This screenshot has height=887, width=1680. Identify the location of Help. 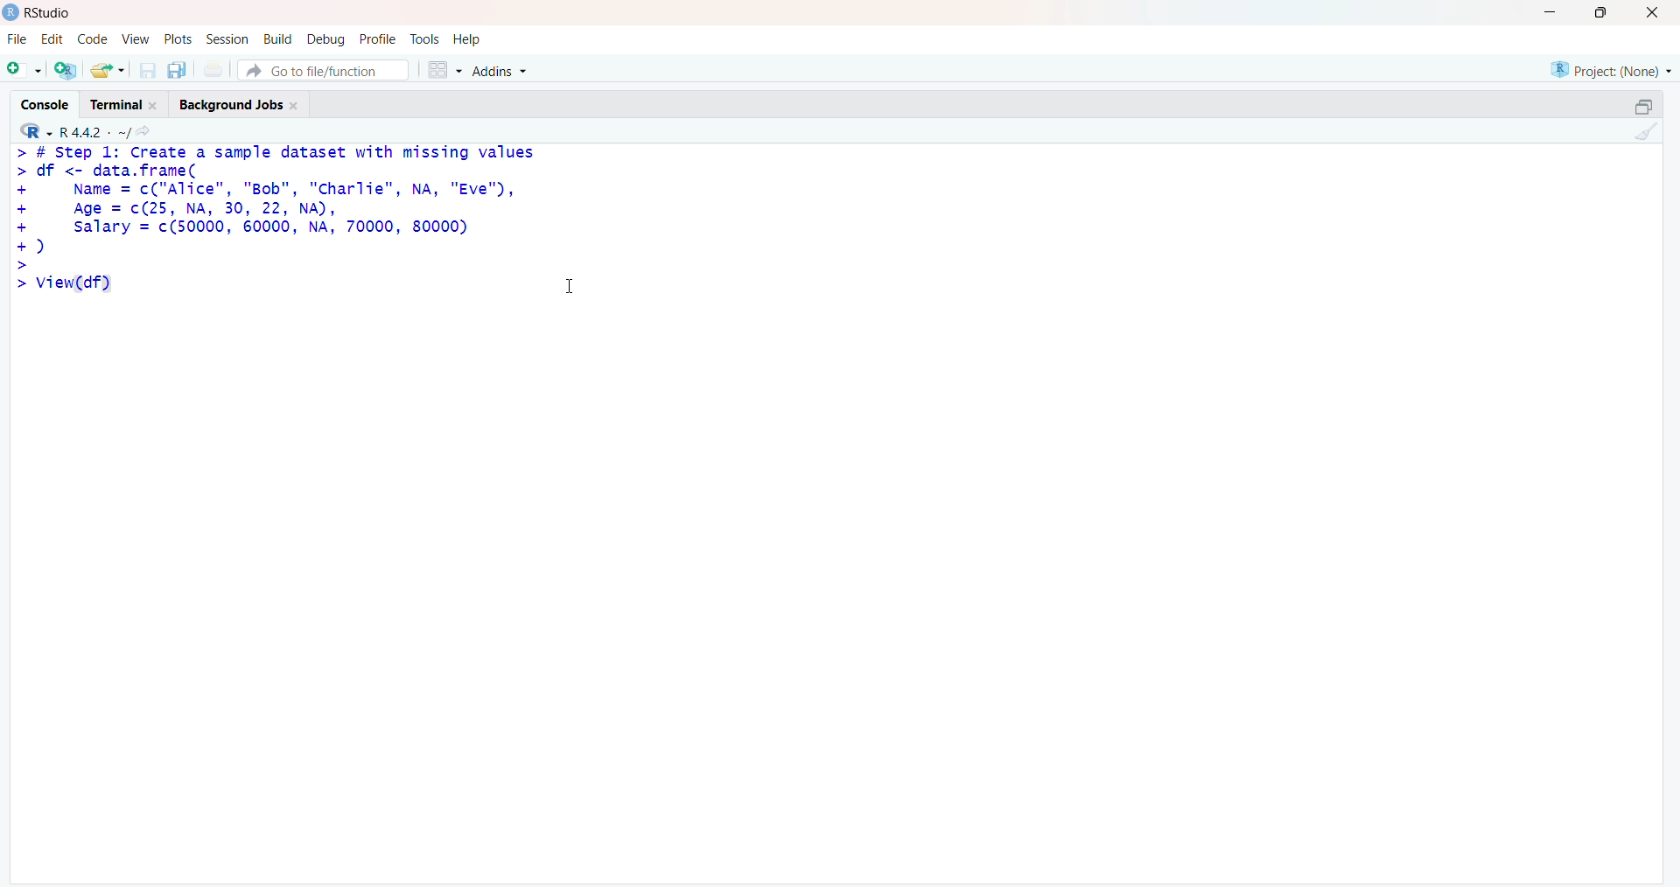
(469, 39).